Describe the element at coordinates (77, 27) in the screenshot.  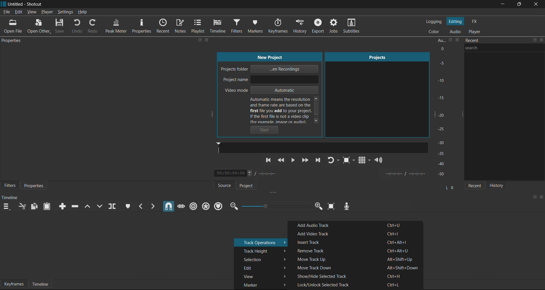
I see `Undo` at that location.